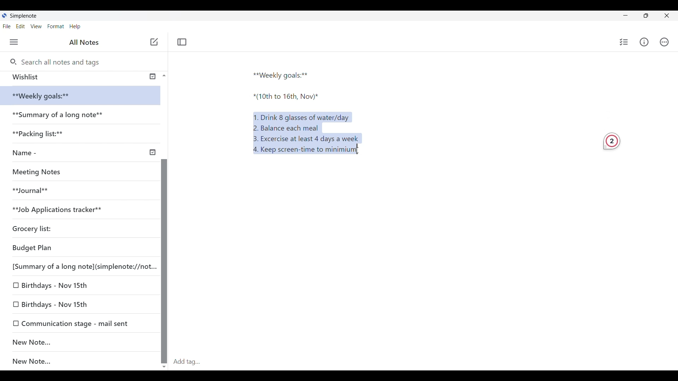 The height and width of the screenshot is (381, 678). I want to click on 1. Drink 8 glasses of water/day, so click(303, 116).